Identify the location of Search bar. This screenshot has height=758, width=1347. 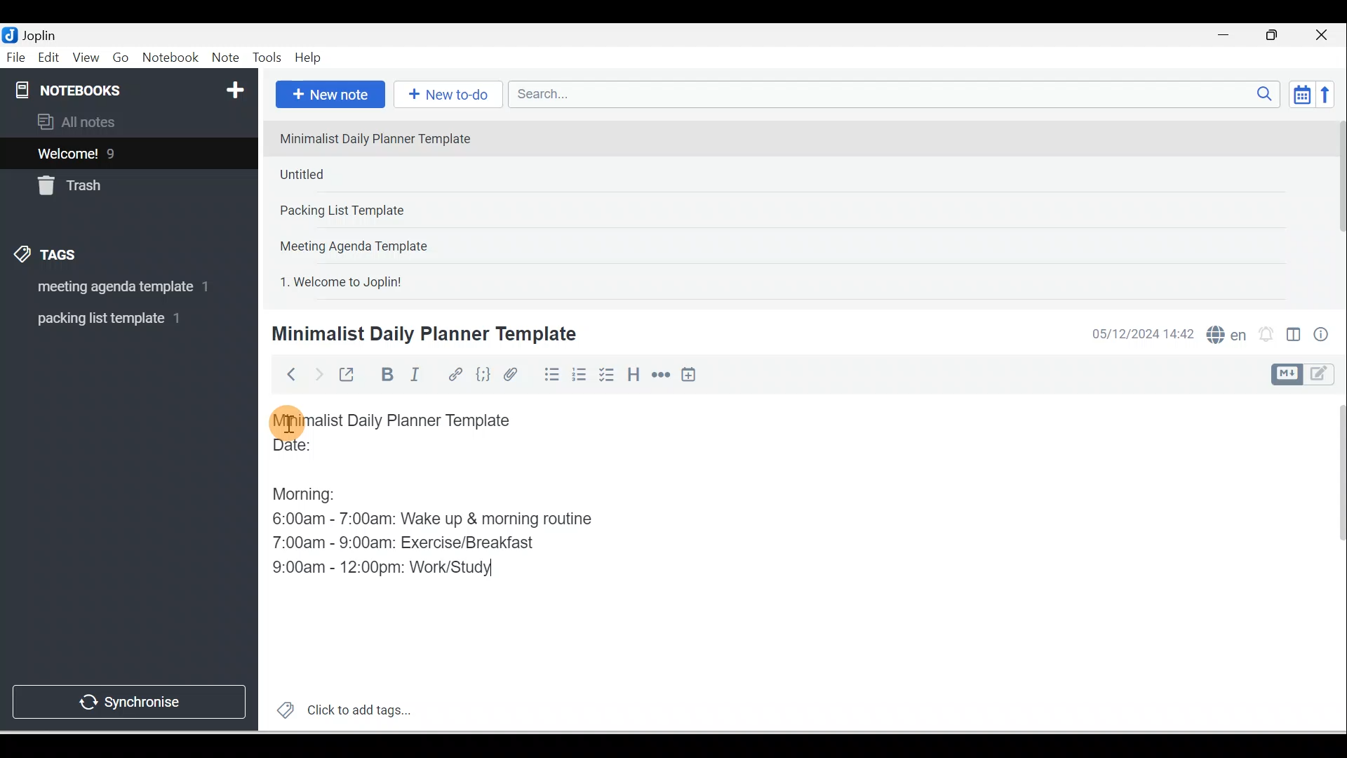
(899, 94).